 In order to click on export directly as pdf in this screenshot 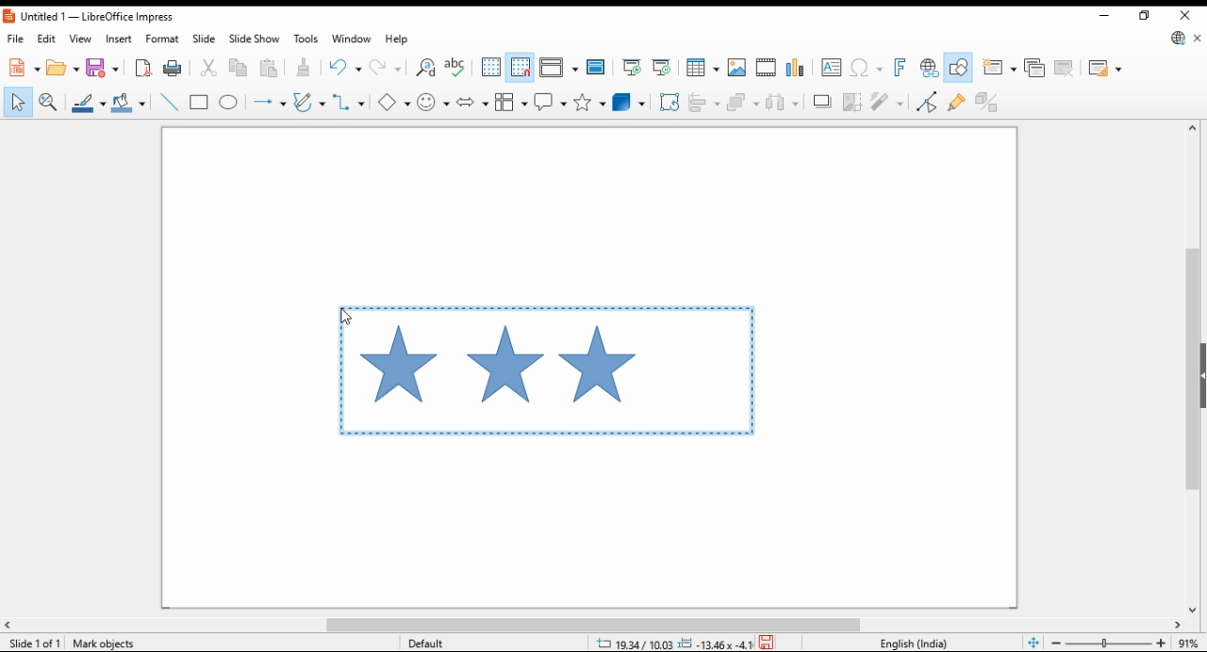, I will do `click(142, 68)`.